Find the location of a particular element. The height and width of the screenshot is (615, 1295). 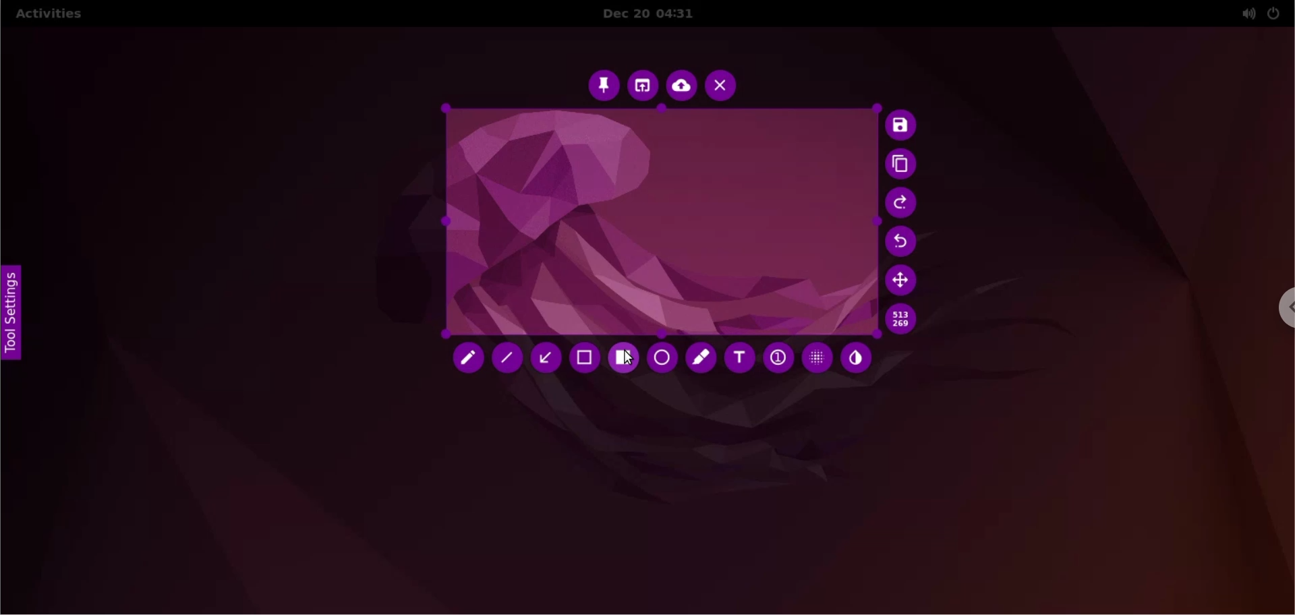

tool settings is located at coordinates (13, 318).